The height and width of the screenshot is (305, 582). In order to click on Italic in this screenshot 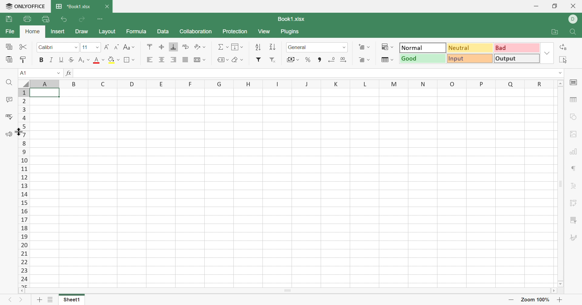, I will do `click(52, 60)`.